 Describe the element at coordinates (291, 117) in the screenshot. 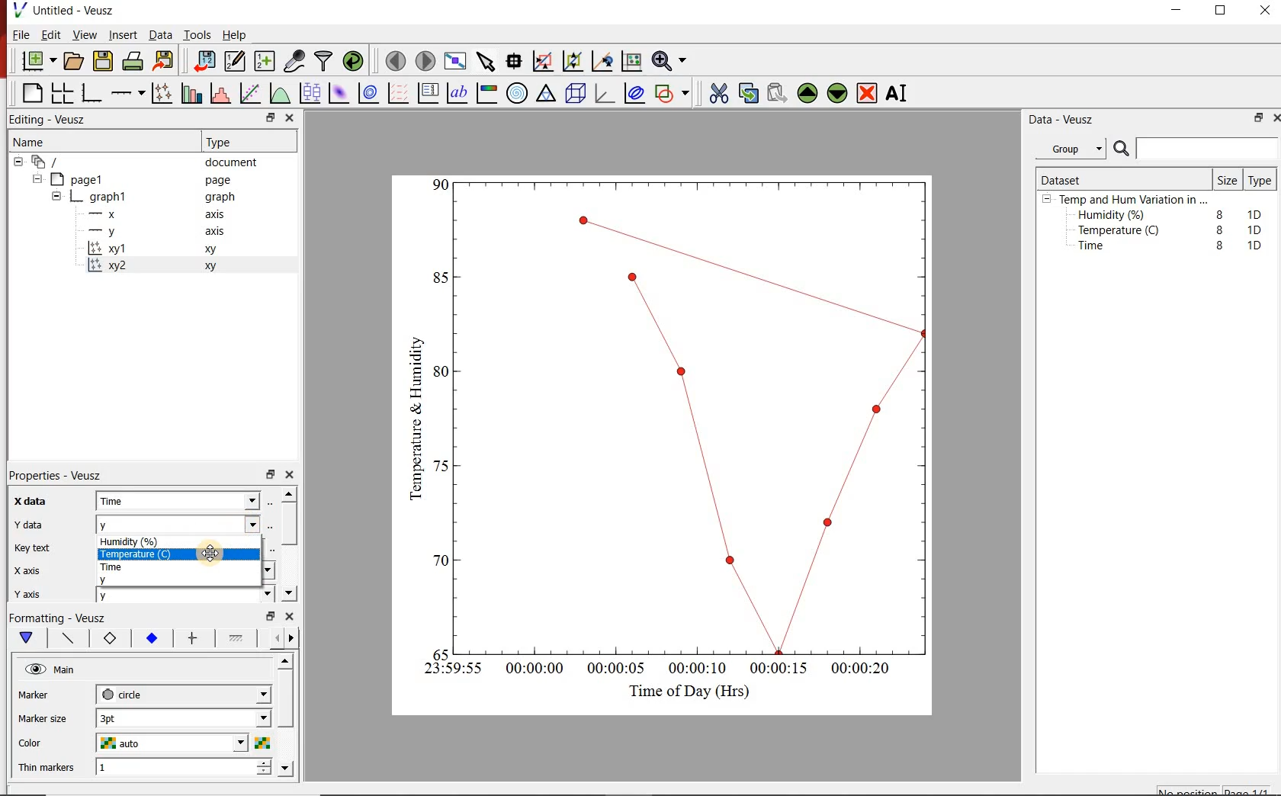

I see `close` at that location.